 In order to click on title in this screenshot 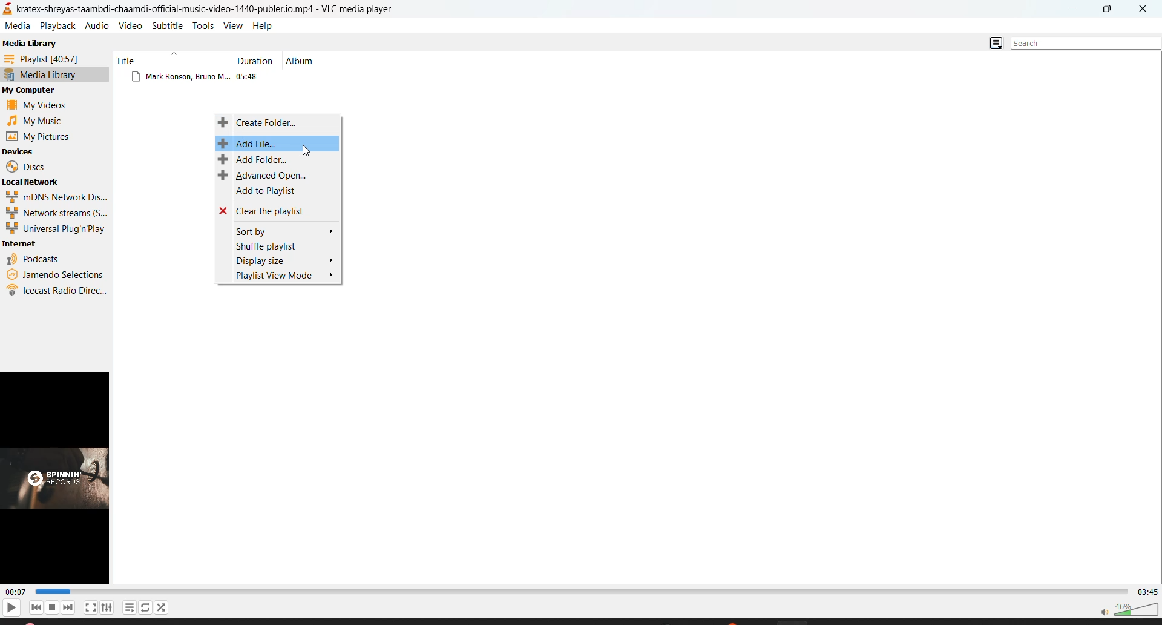, I will do `click(131, 59)`.